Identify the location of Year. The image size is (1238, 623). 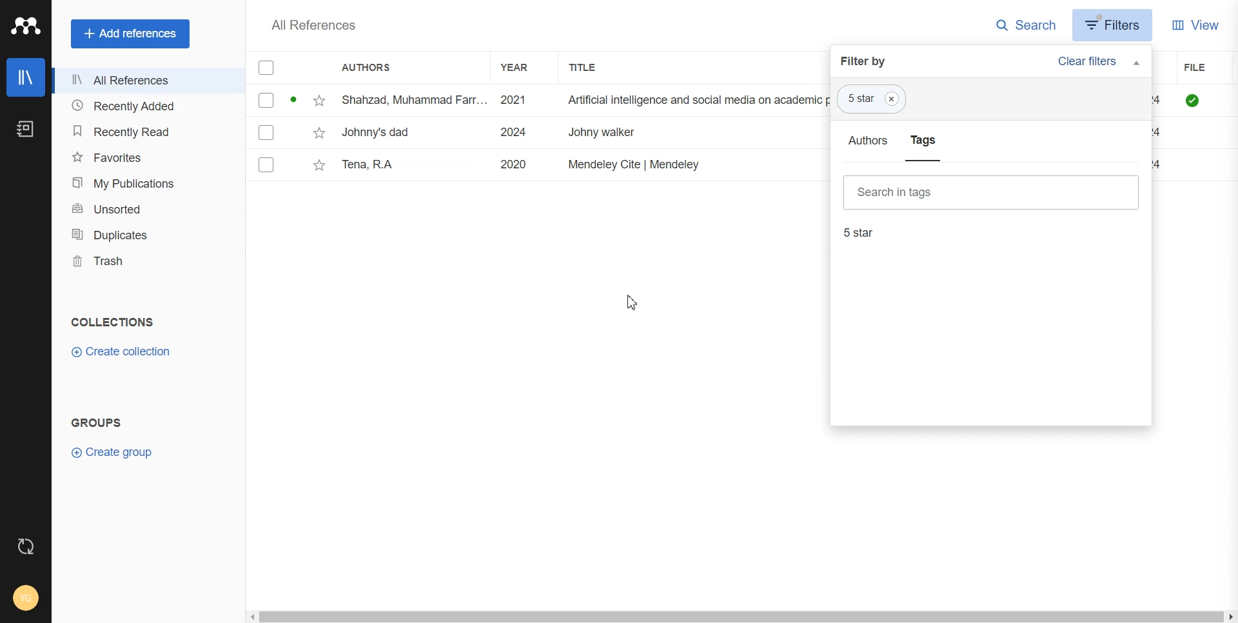
(525, 68).